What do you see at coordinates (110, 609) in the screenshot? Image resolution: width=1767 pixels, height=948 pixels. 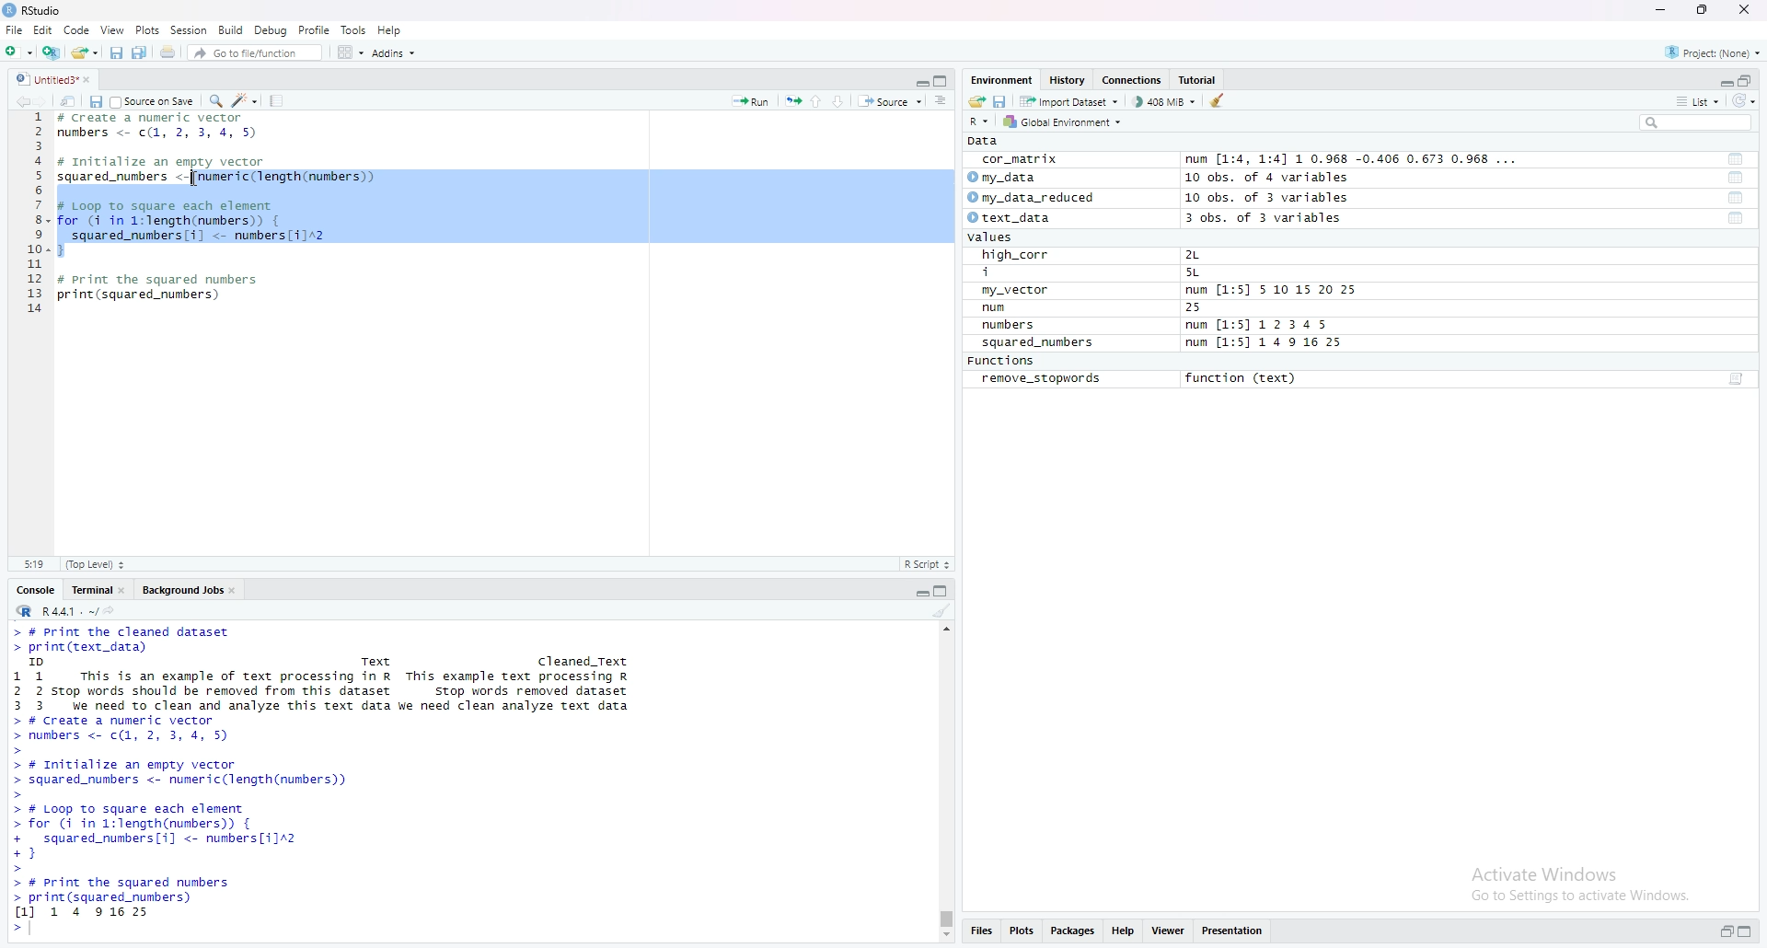 I see `view the current working directory` at bounding box center [110, 609].